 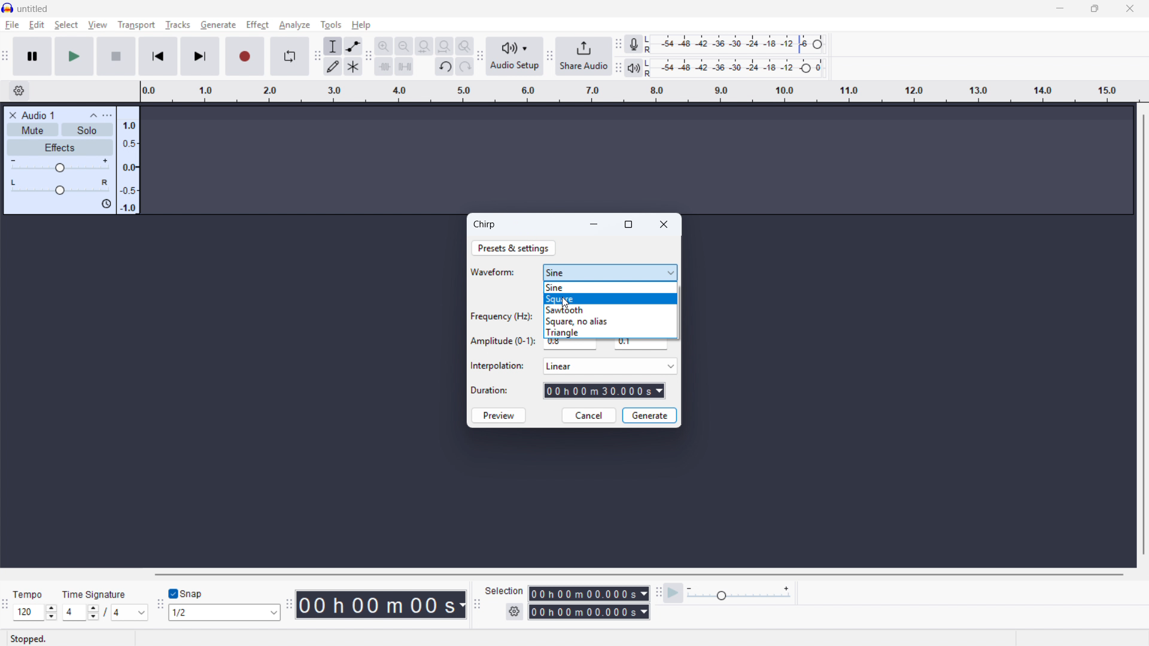 What do you see at coordinates (34, 8) in the screenshot?
I see `untitled` at bounding box center [34, 8].